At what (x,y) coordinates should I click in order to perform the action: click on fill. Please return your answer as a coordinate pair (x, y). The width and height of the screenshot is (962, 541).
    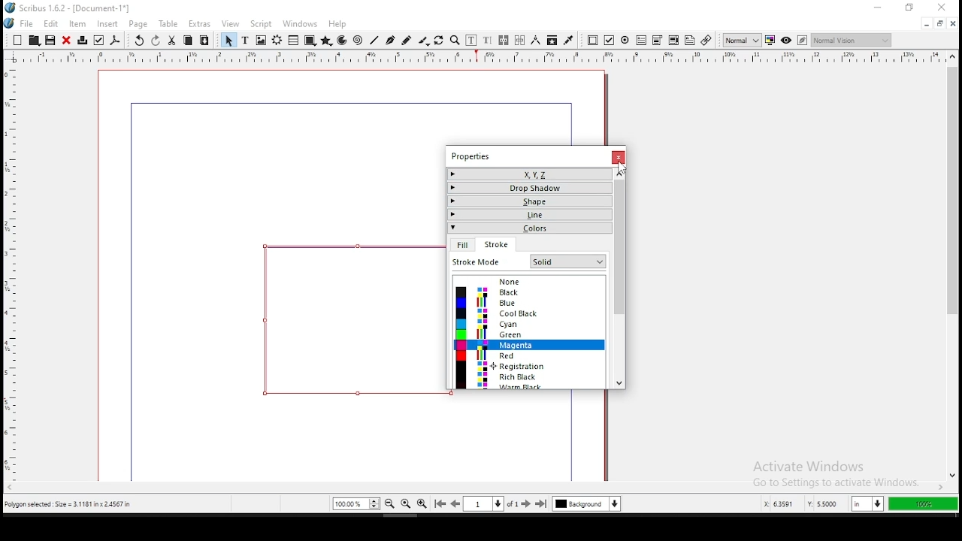
    Looking at the image, I should click on (462, 246).